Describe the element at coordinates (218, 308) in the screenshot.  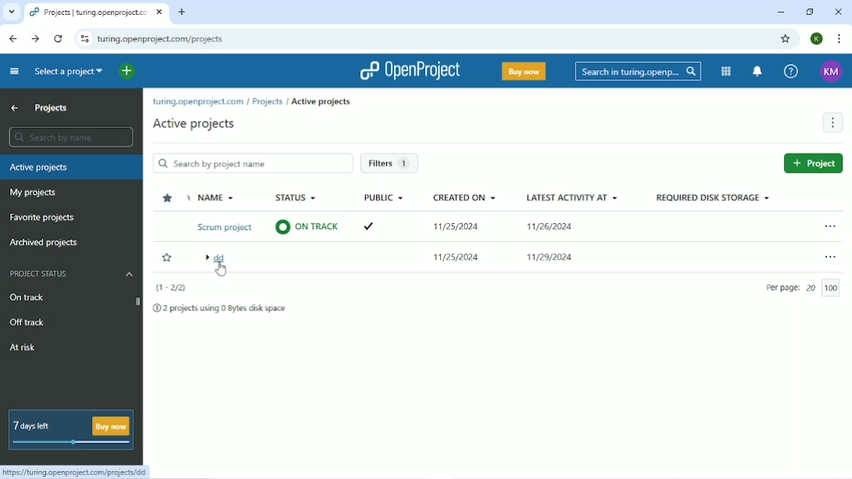
I see `2 projects using 0 Bytes disk space` at that location.